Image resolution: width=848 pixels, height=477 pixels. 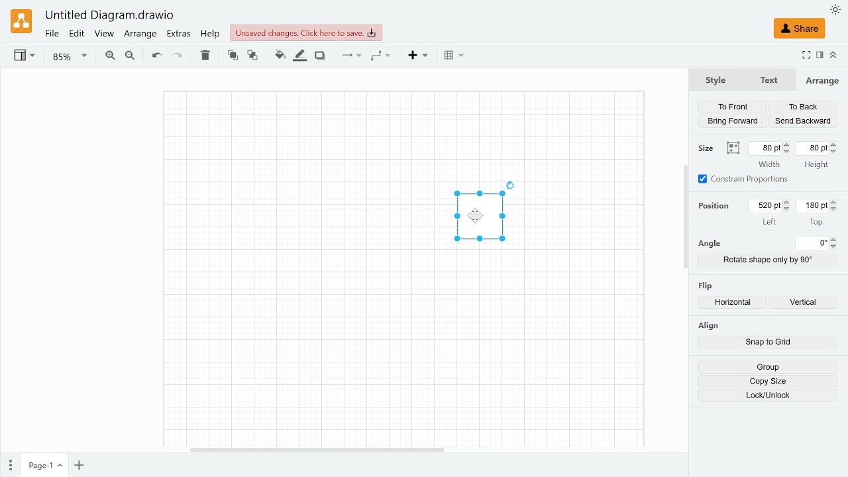 What do you see at coordinates (788, 202) in the screenshot?
I see `Increase left` at bounding box center [788, 202].